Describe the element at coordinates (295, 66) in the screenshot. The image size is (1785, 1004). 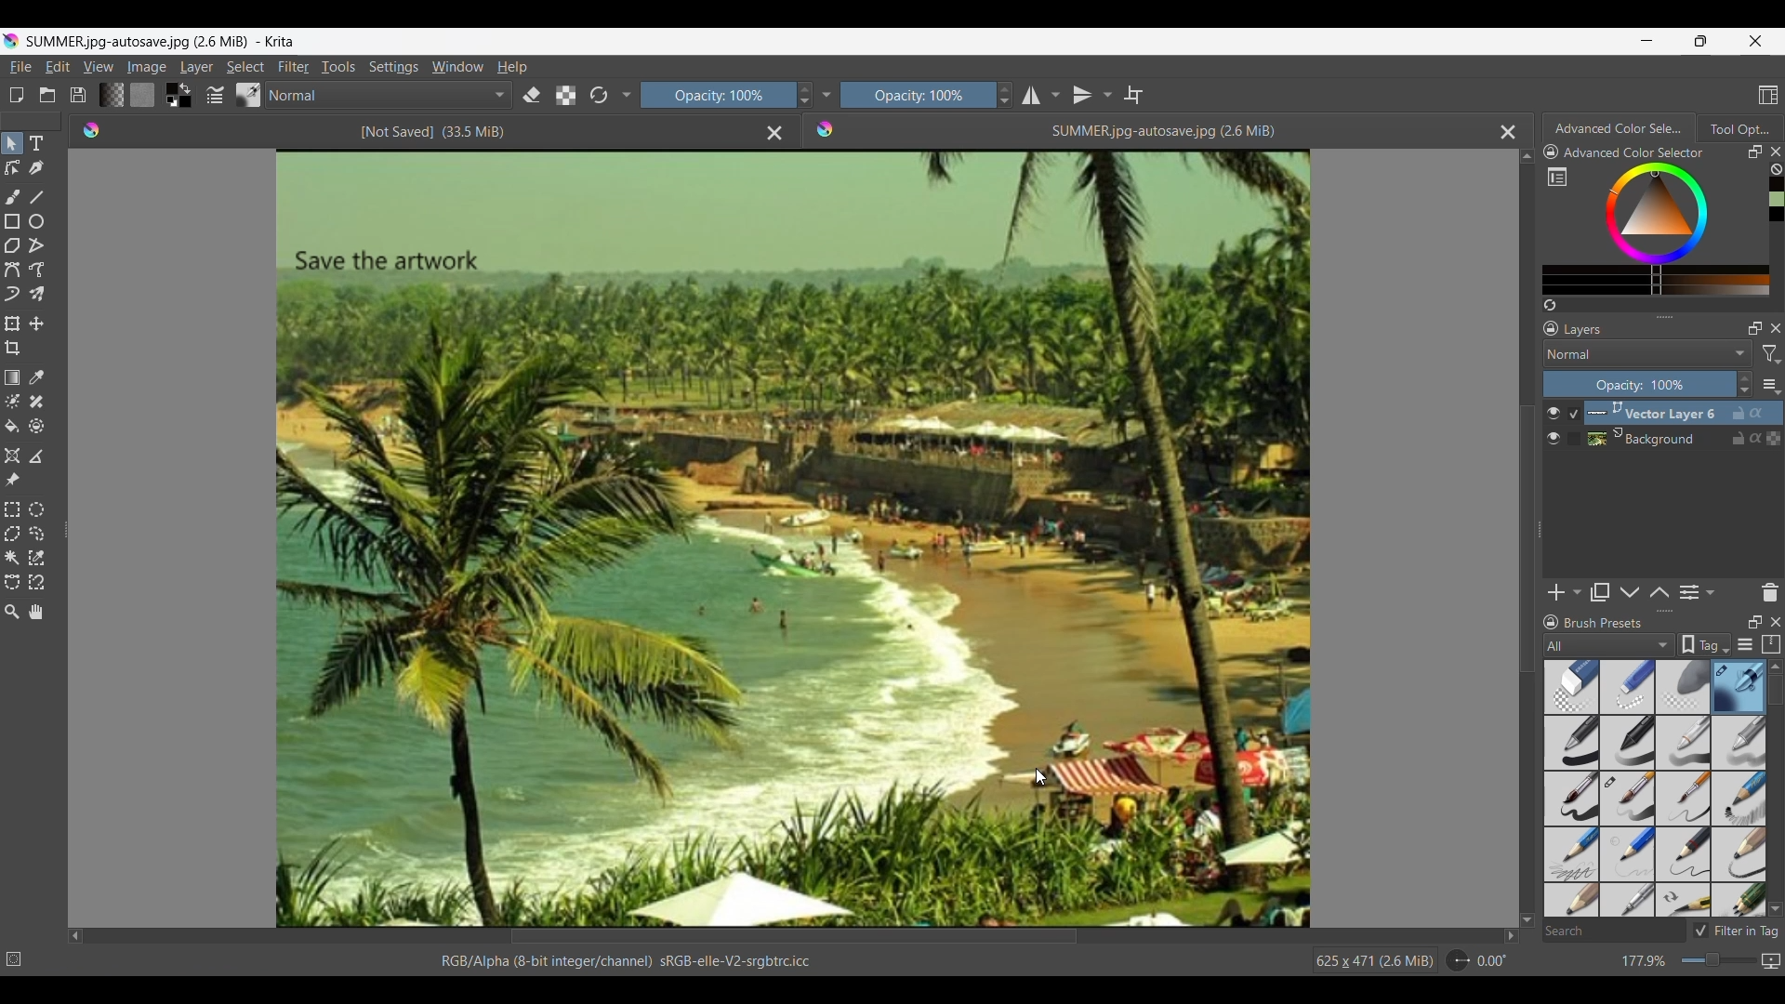
I see `Filter` at that location.